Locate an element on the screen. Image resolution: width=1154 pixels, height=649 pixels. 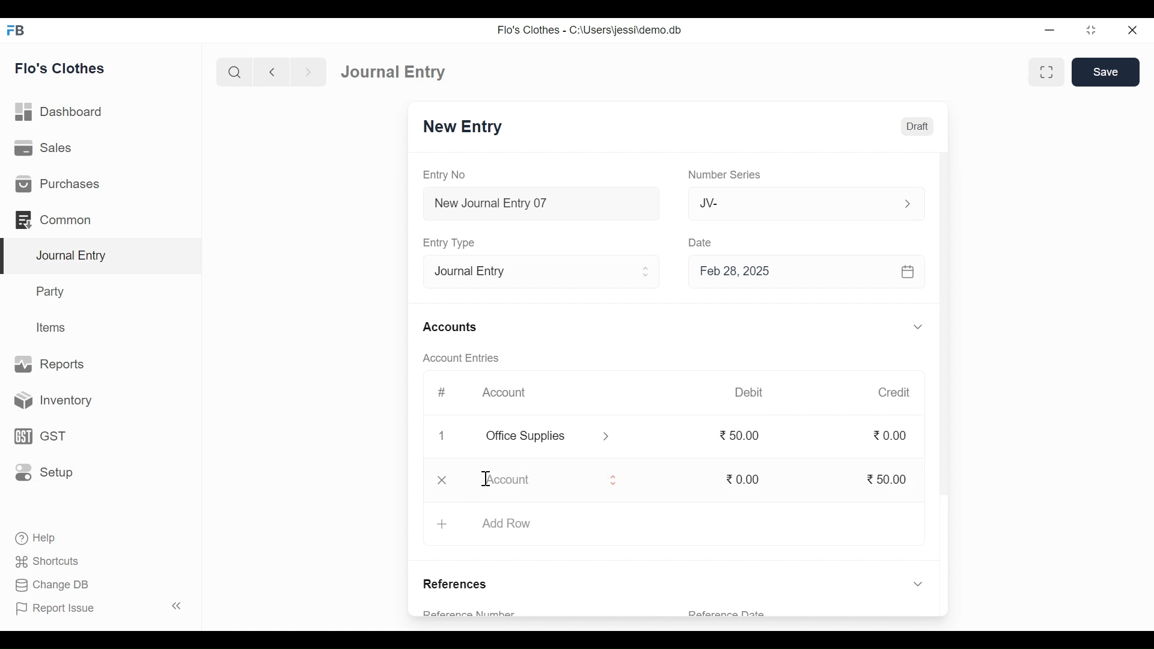
Change DB is located at coordinates (51, 583).